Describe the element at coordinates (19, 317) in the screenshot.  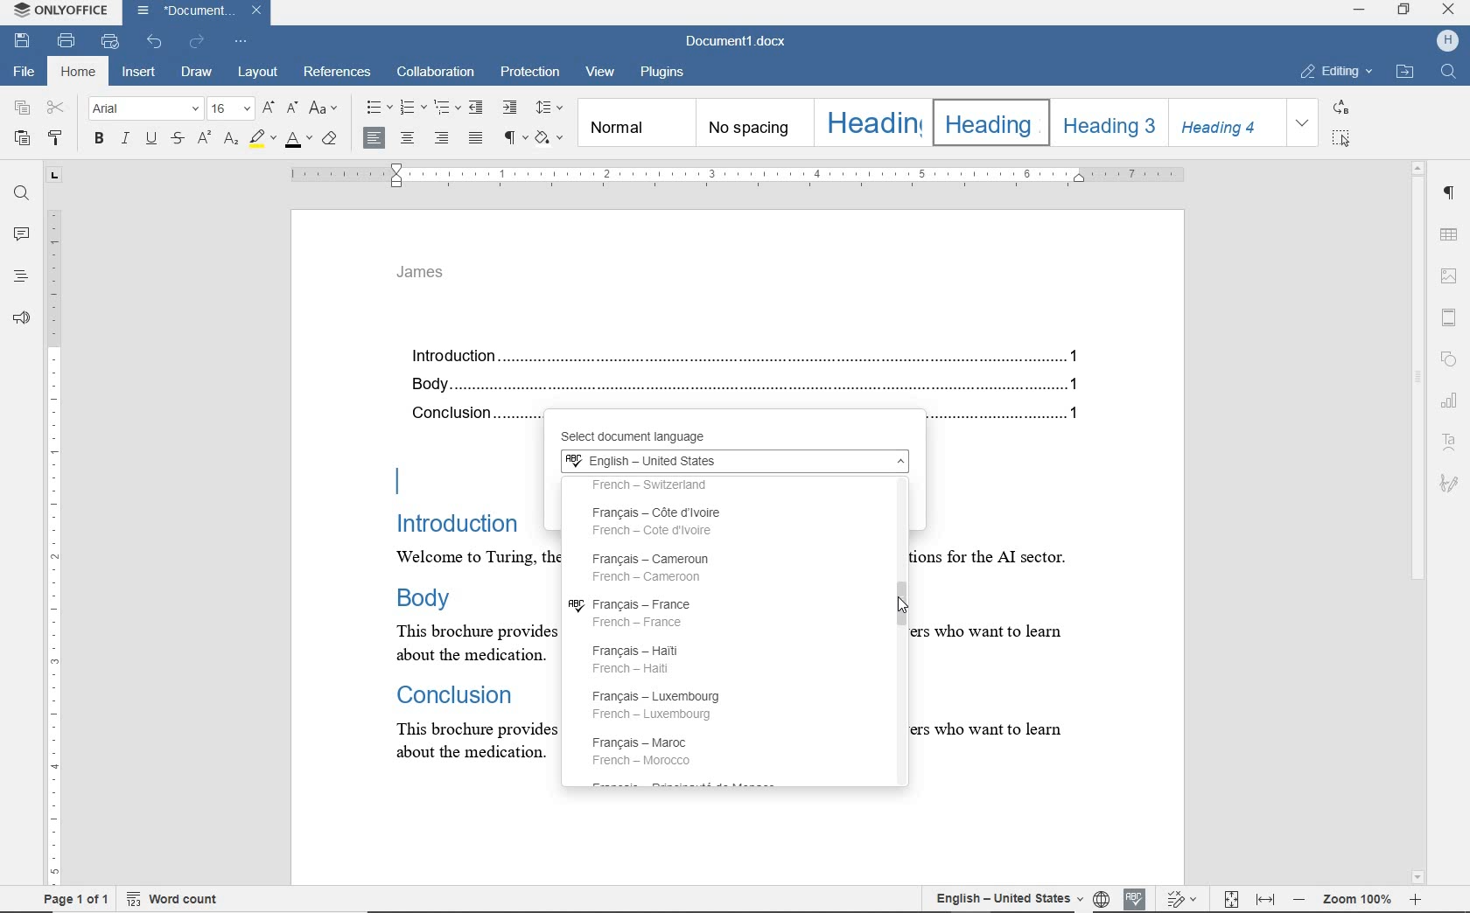
I see `feedback & support` at that location.